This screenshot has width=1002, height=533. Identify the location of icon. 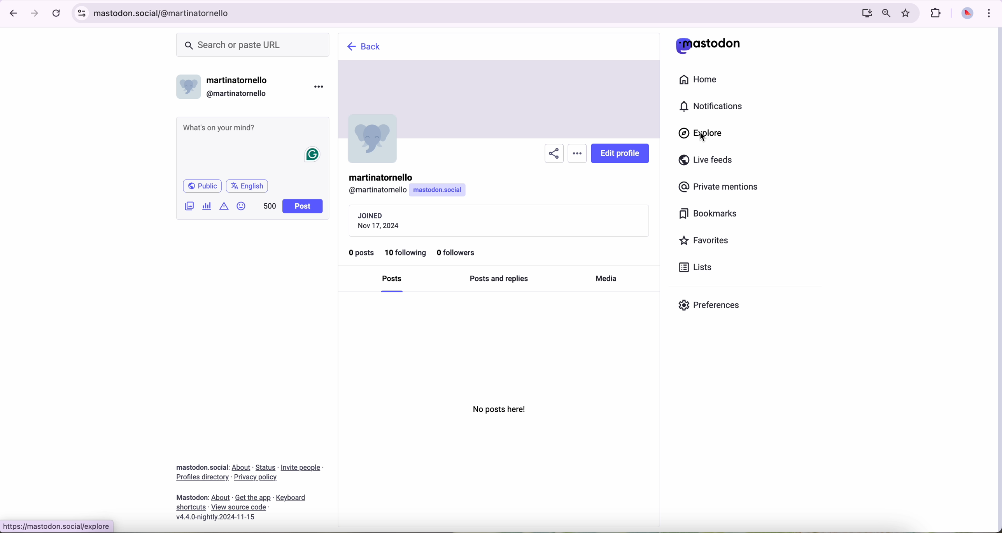
(224, 206).